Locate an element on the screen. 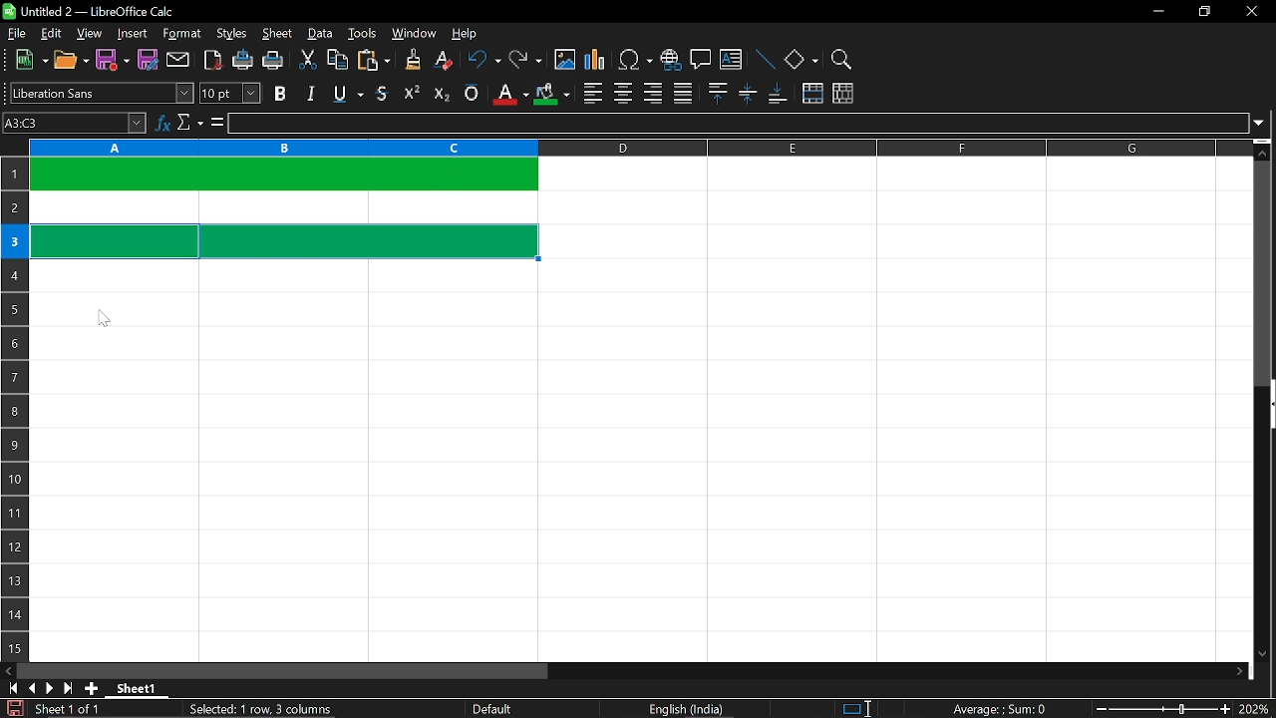  Average:;Sum: 0 is located at coordinates (999, 708).